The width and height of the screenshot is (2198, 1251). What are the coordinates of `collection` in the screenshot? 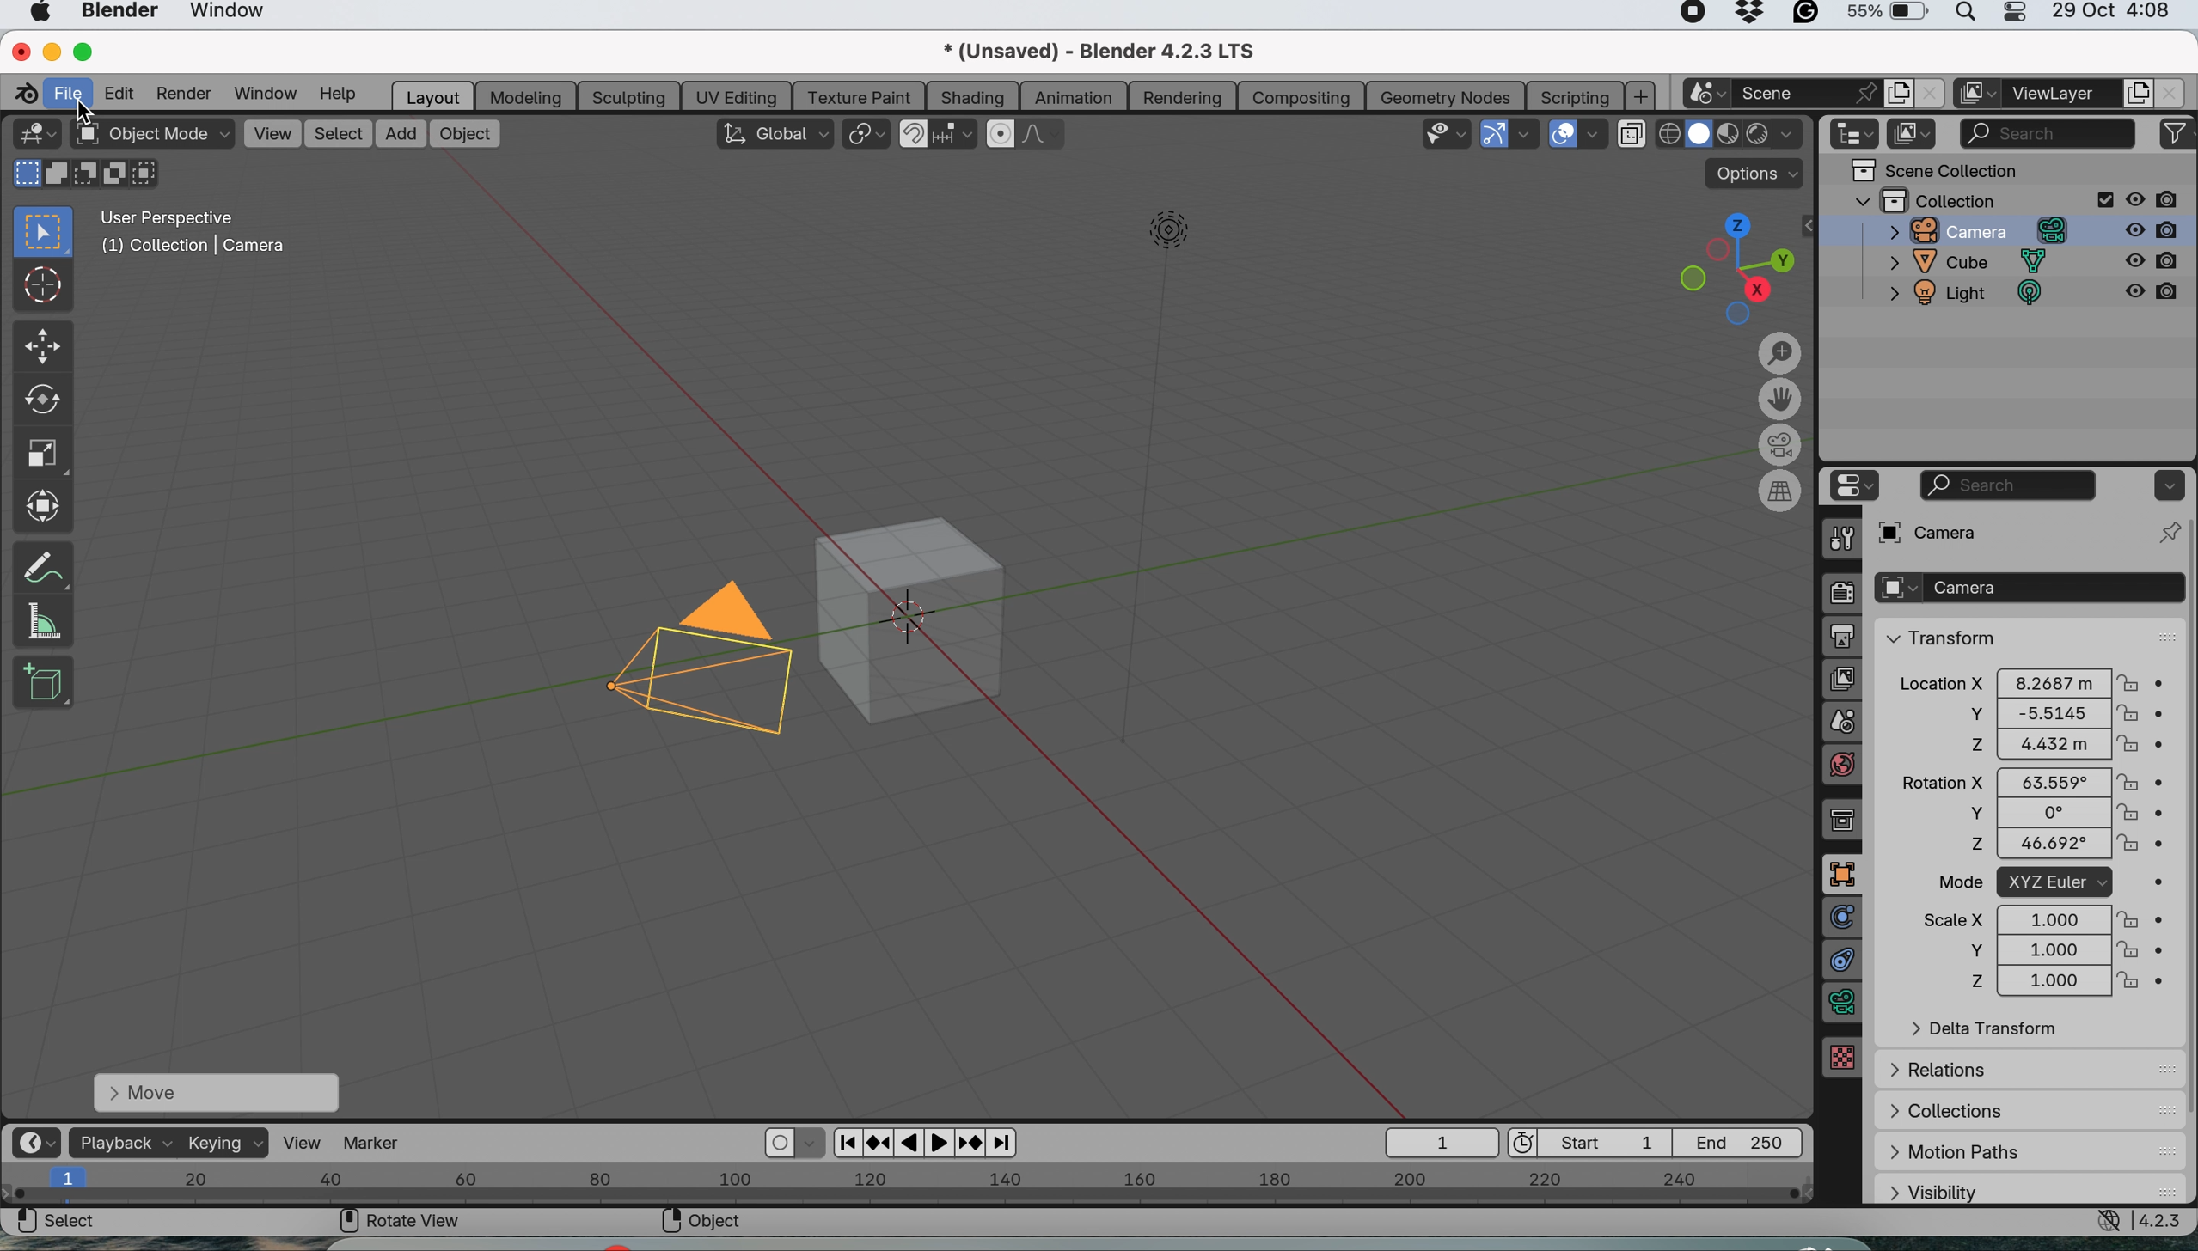 It's located at (1847, 820).